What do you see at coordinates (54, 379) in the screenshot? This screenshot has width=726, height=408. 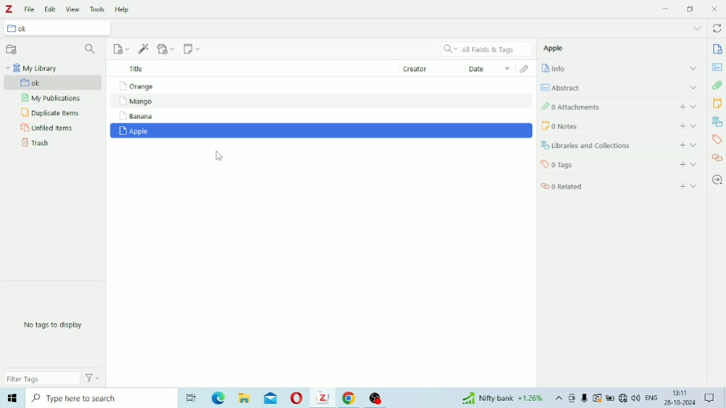 I see `Filter Tags.` at bounding box center [54, 379].